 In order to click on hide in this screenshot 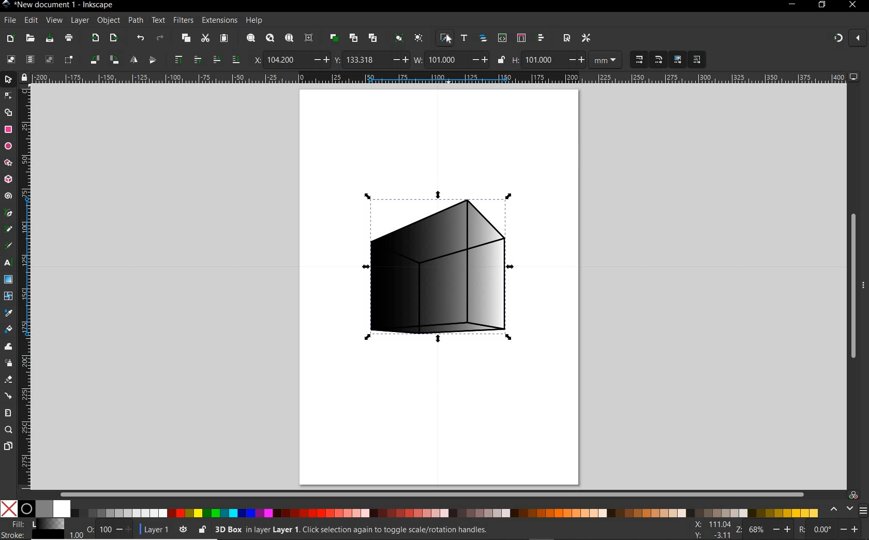, I will do `click(863, 283)`.